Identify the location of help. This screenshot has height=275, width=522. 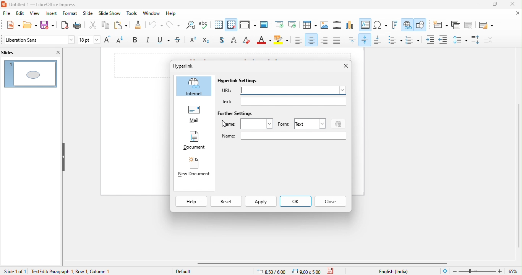
(191, 202).